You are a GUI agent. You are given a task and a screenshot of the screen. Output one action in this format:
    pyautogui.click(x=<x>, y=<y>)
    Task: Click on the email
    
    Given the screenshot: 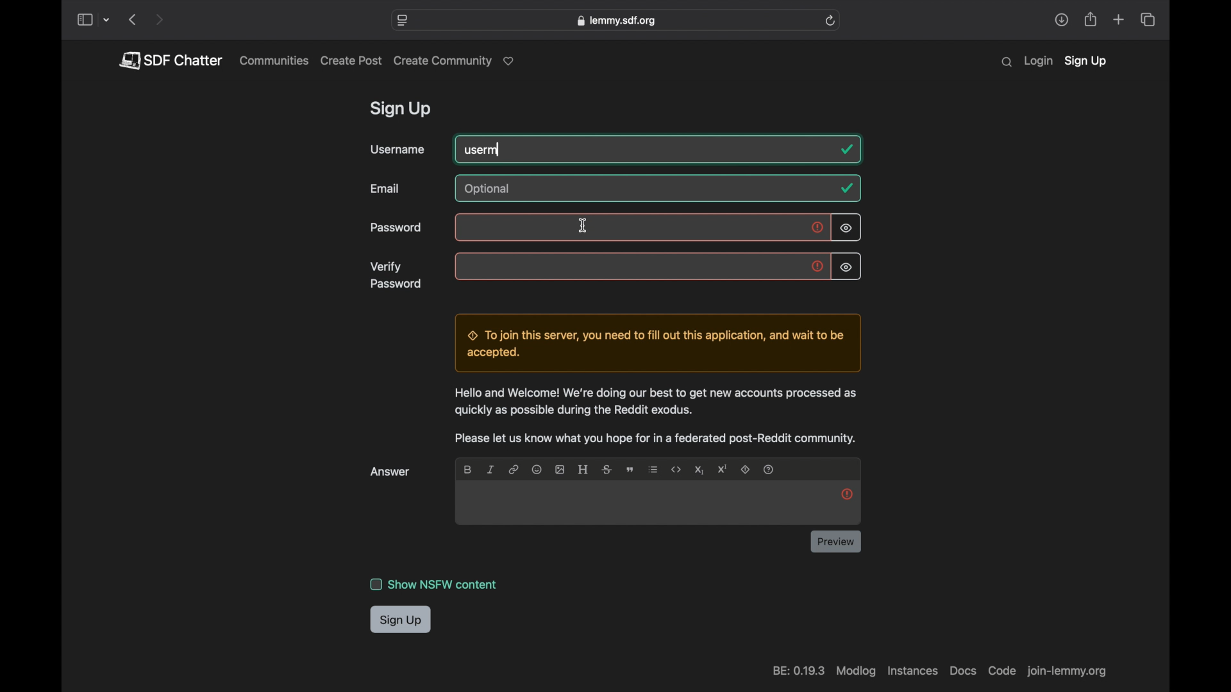 What is the action you would take?
    pyautogui.click(x=386, y=188)
    